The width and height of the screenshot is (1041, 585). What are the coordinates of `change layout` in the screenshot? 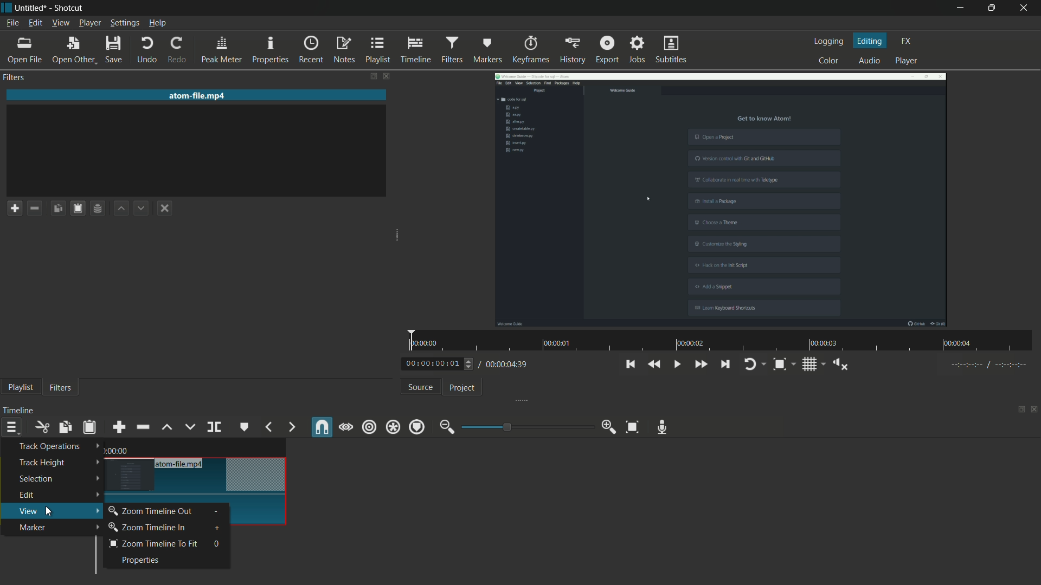 It's located at (1019, 409).